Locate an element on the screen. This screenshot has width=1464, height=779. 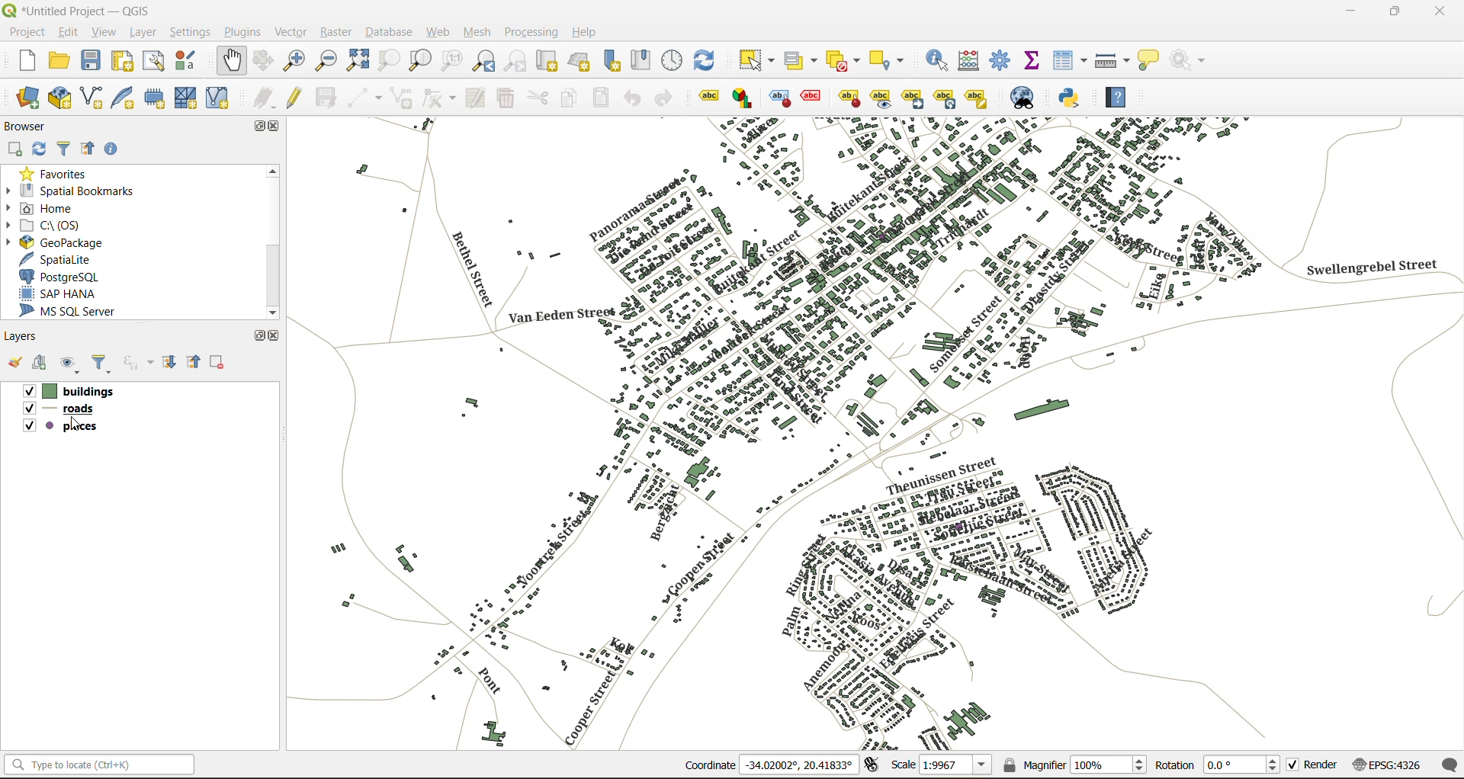
new spatial bookmark is located at coordinates (616, 63).